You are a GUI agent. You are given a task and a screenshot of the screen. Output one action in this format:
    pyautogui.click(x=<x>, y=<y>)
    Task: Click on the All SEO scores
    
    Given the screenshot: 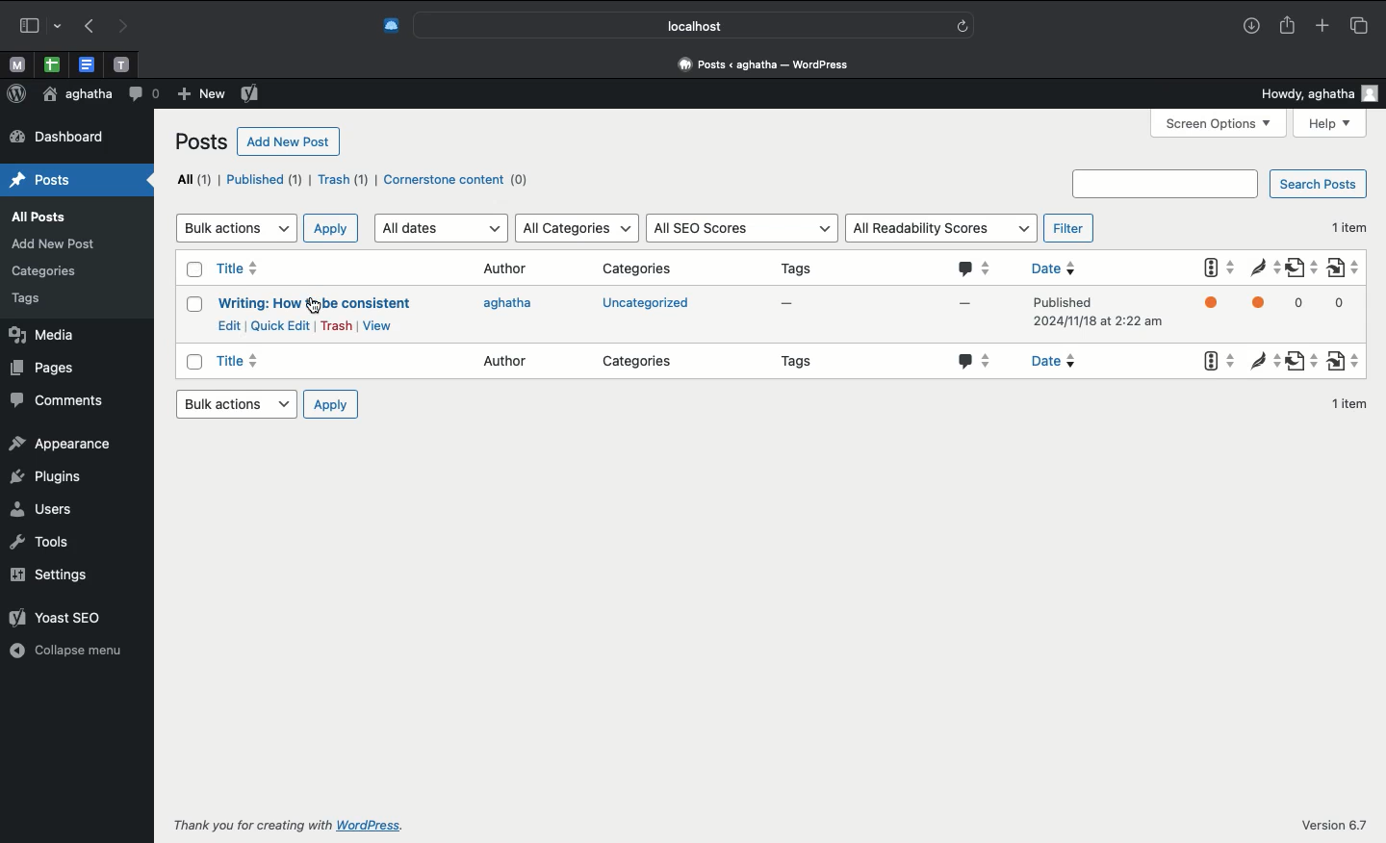 What is the action you would take?
    pyautogui.click(x=739, y=229)
    